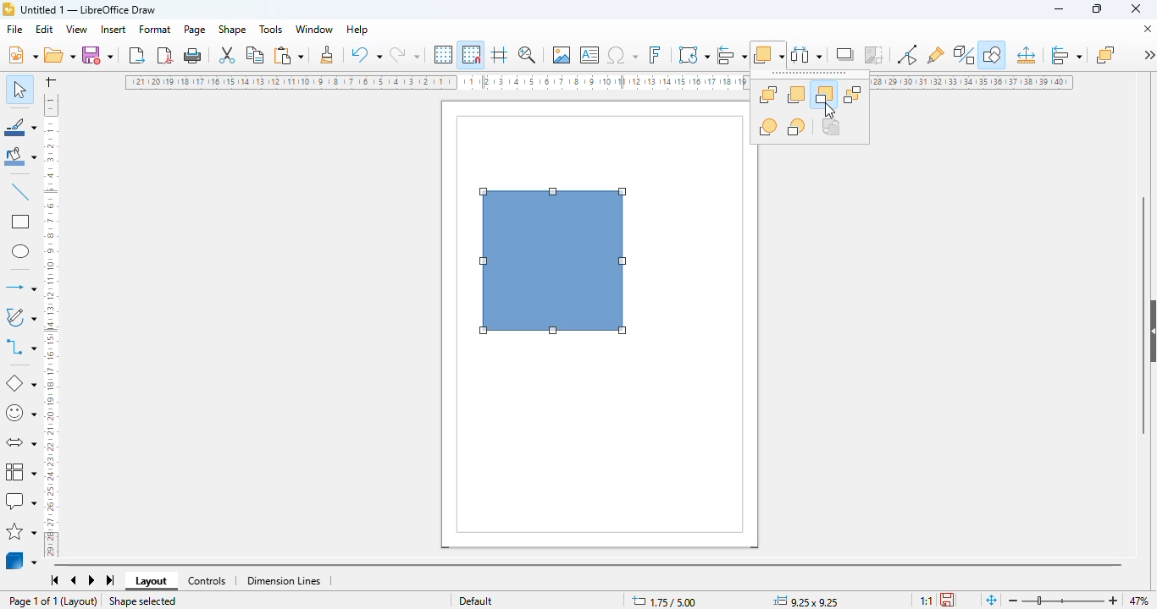  I want to click on Scroll to last sheet, so click(112, 580).